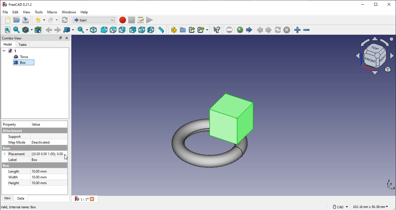 Image resolution: width=396 pixels, height=210 pixels. I want to click on valid Internal name: Box, so click(19, 207).